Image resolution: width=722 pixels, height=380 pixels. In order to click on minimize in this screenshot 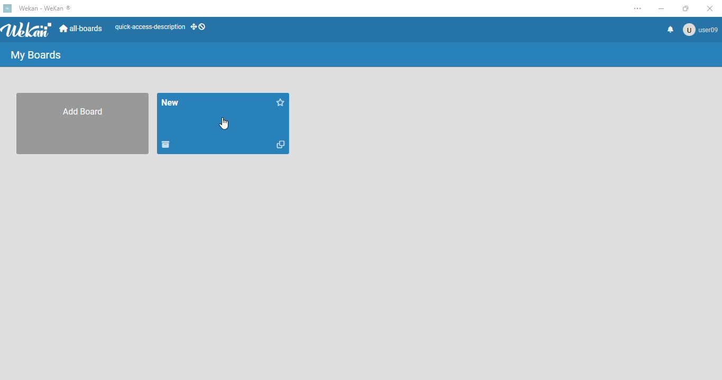, I will do `click(661, 9)`.